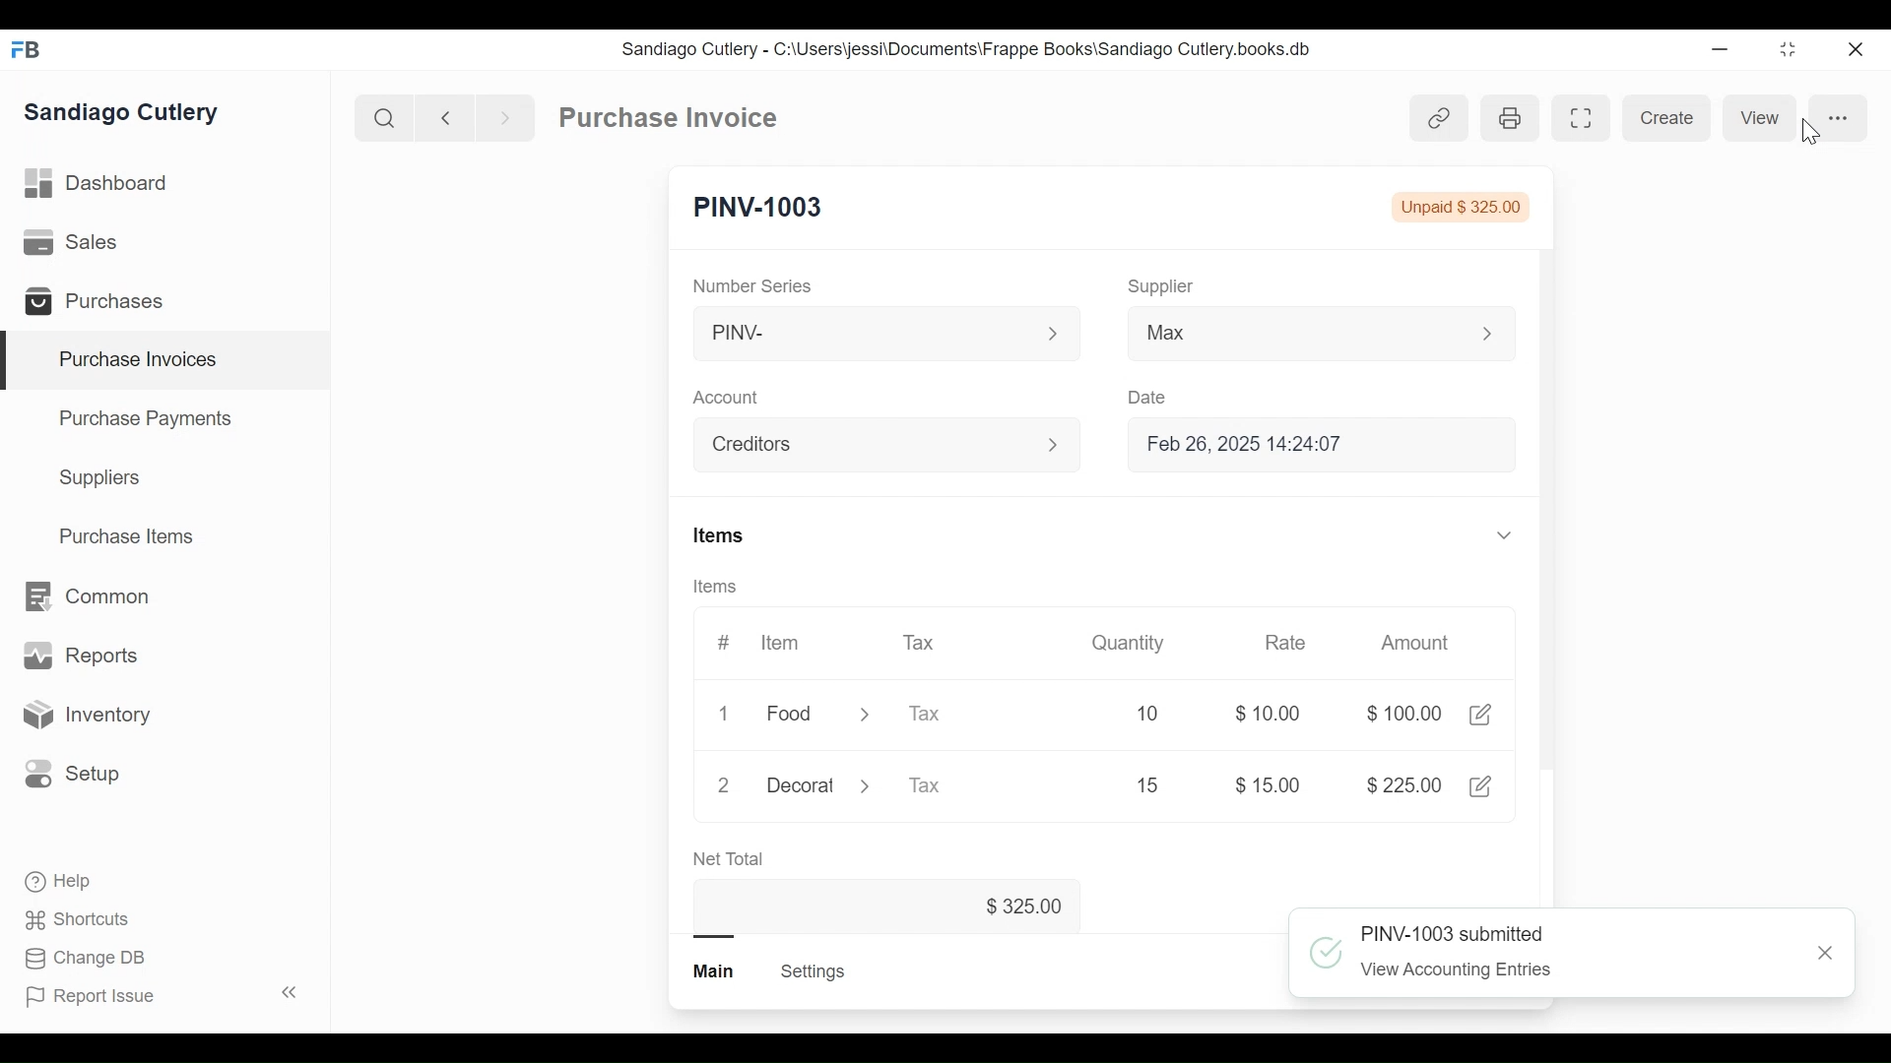  I want to click on 10, so click(1125, 715).